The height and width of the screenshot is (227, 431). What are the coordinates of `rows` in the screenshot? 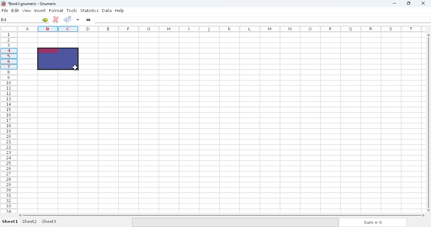 It's located at (8, 122).